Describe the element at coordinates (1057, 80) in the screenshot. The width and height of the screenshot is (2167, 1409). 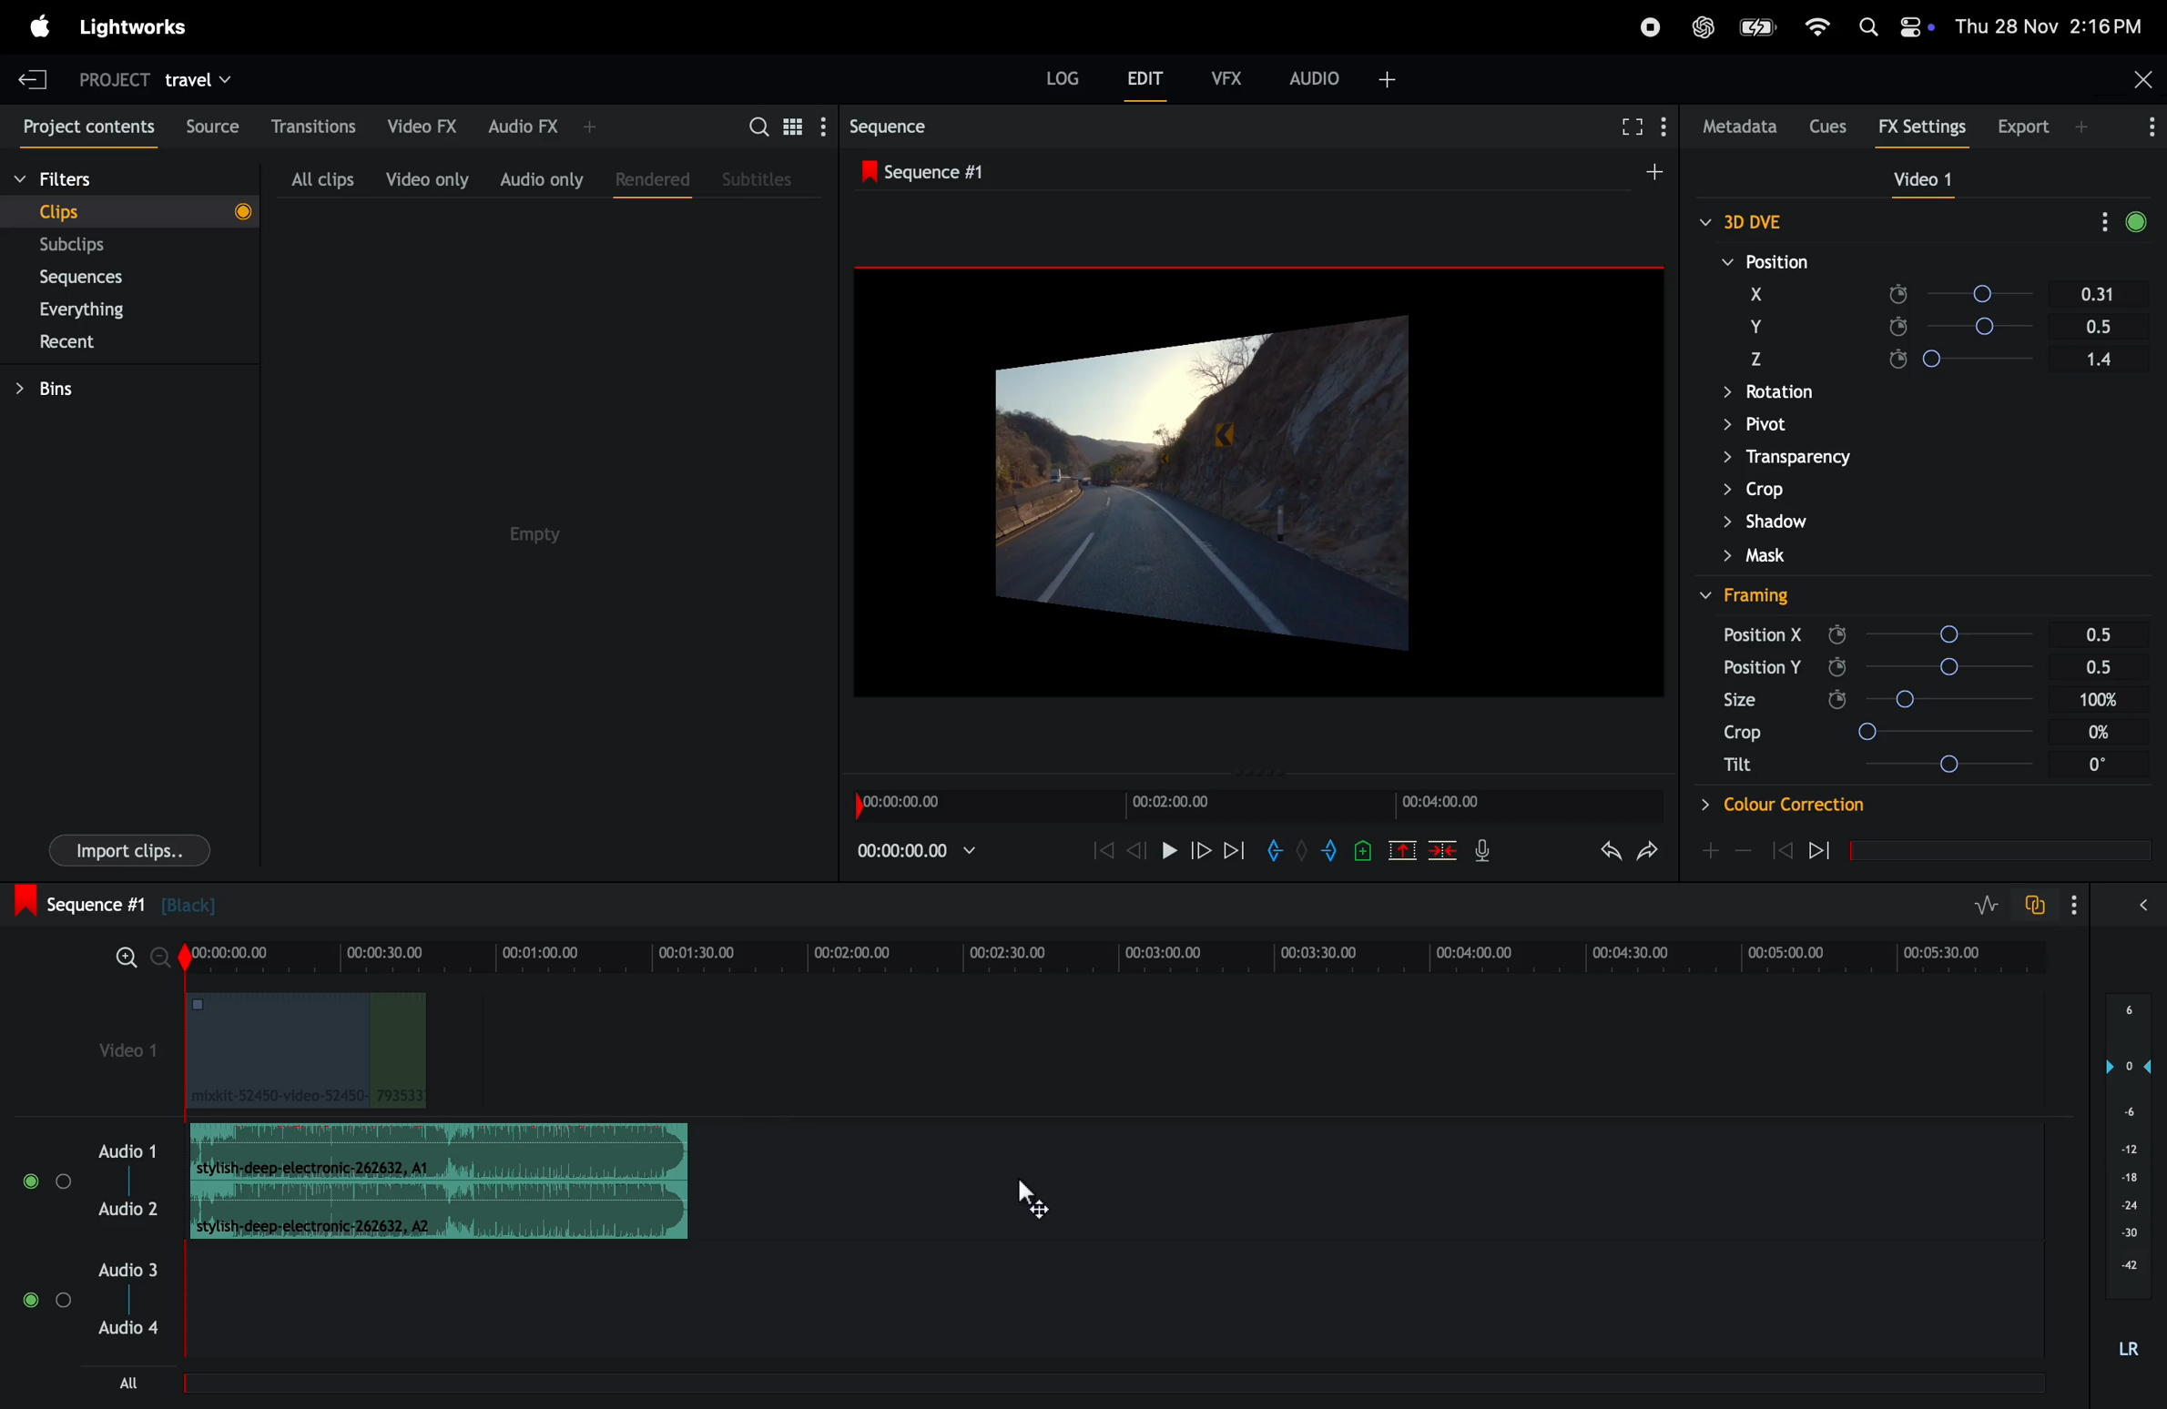
I see `log` at that location.